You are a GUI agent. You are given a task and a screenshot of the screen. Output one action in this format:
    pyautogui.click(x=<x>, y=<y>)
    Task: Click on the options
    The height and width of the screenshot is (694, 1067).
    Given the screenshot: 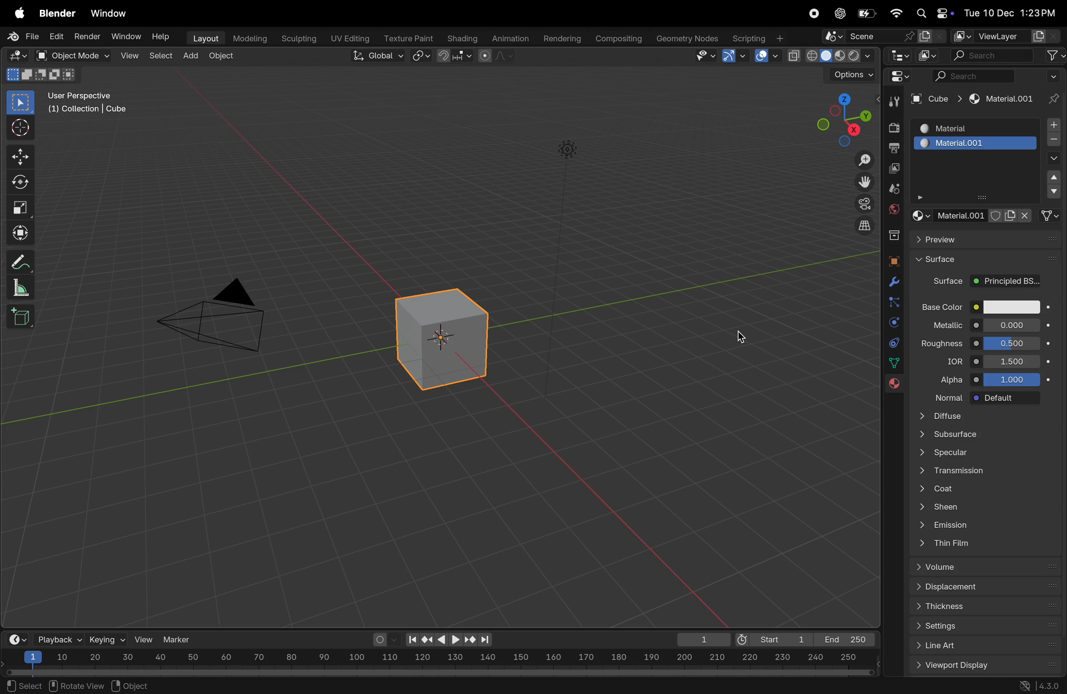 What is the action you would take?
    pyautogui.click(x=846, y=75)
    